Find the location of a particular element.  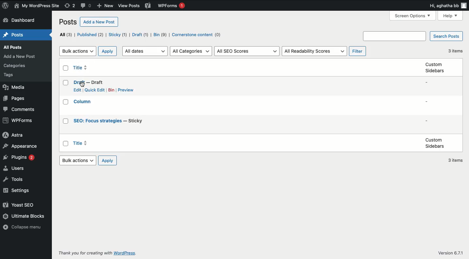

Sticky is located at coordinates (119, 34).